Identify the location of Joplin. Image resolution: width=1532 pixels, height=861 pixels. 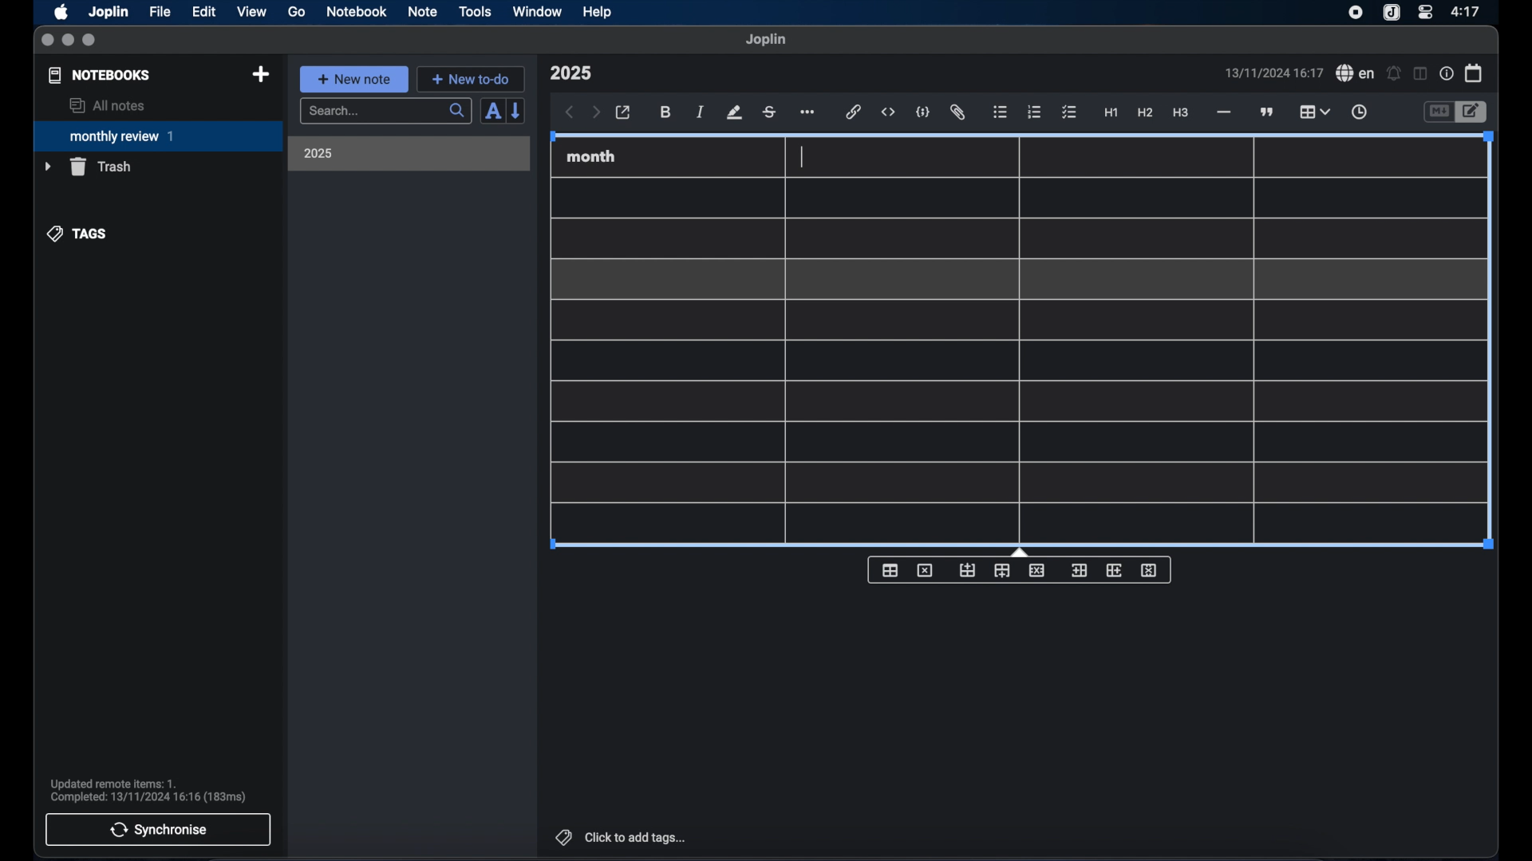
(110, 13).